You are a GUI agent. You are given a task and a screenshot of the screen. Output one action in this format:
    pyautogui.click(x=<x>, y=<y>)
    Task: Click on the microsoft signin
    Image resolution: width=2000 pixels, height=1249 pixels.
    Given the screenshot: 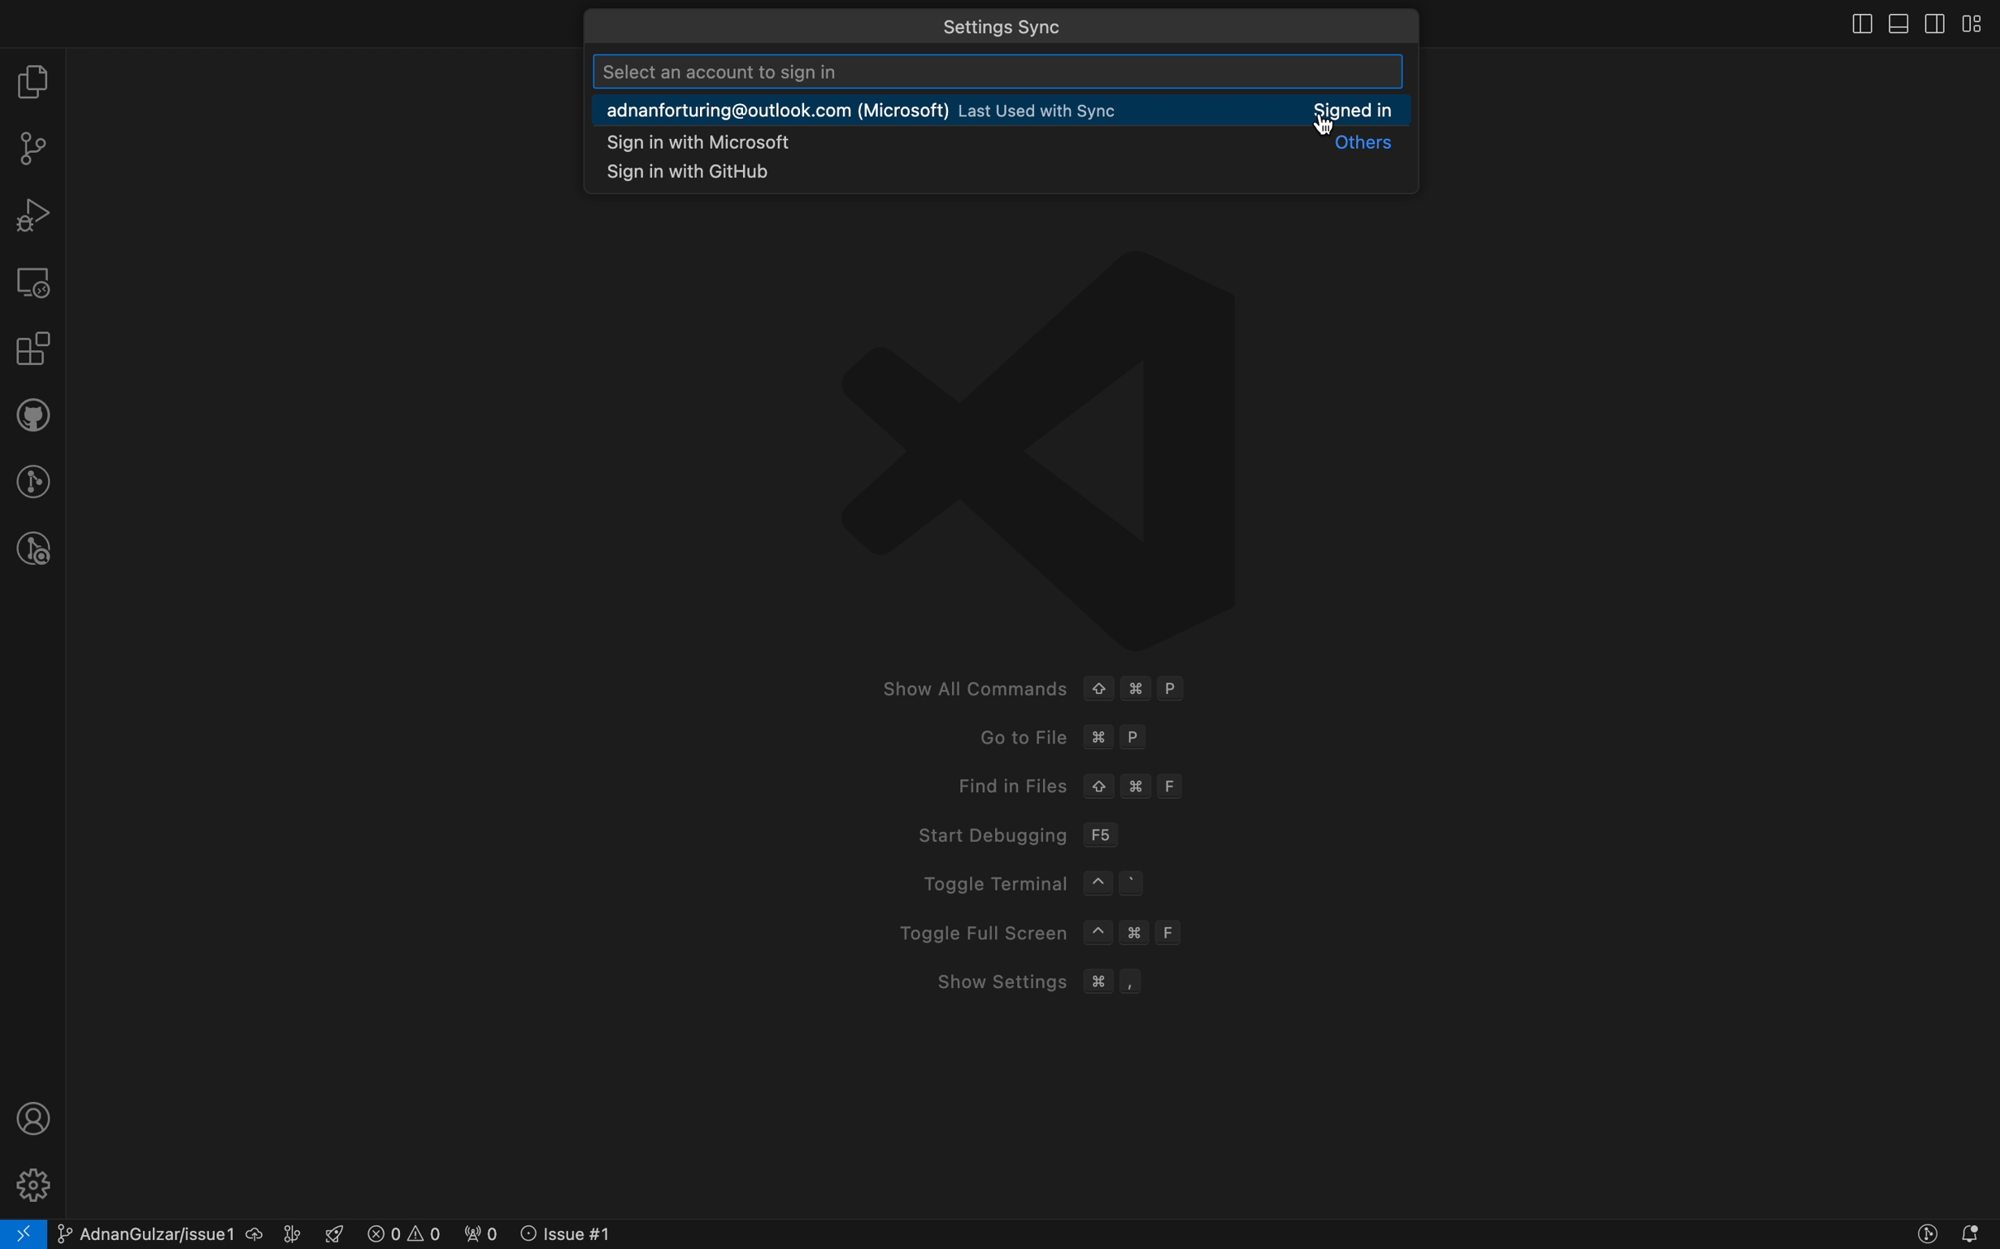 What is the action you would take?
    pyautogui.click(x=1002, y=142)
    